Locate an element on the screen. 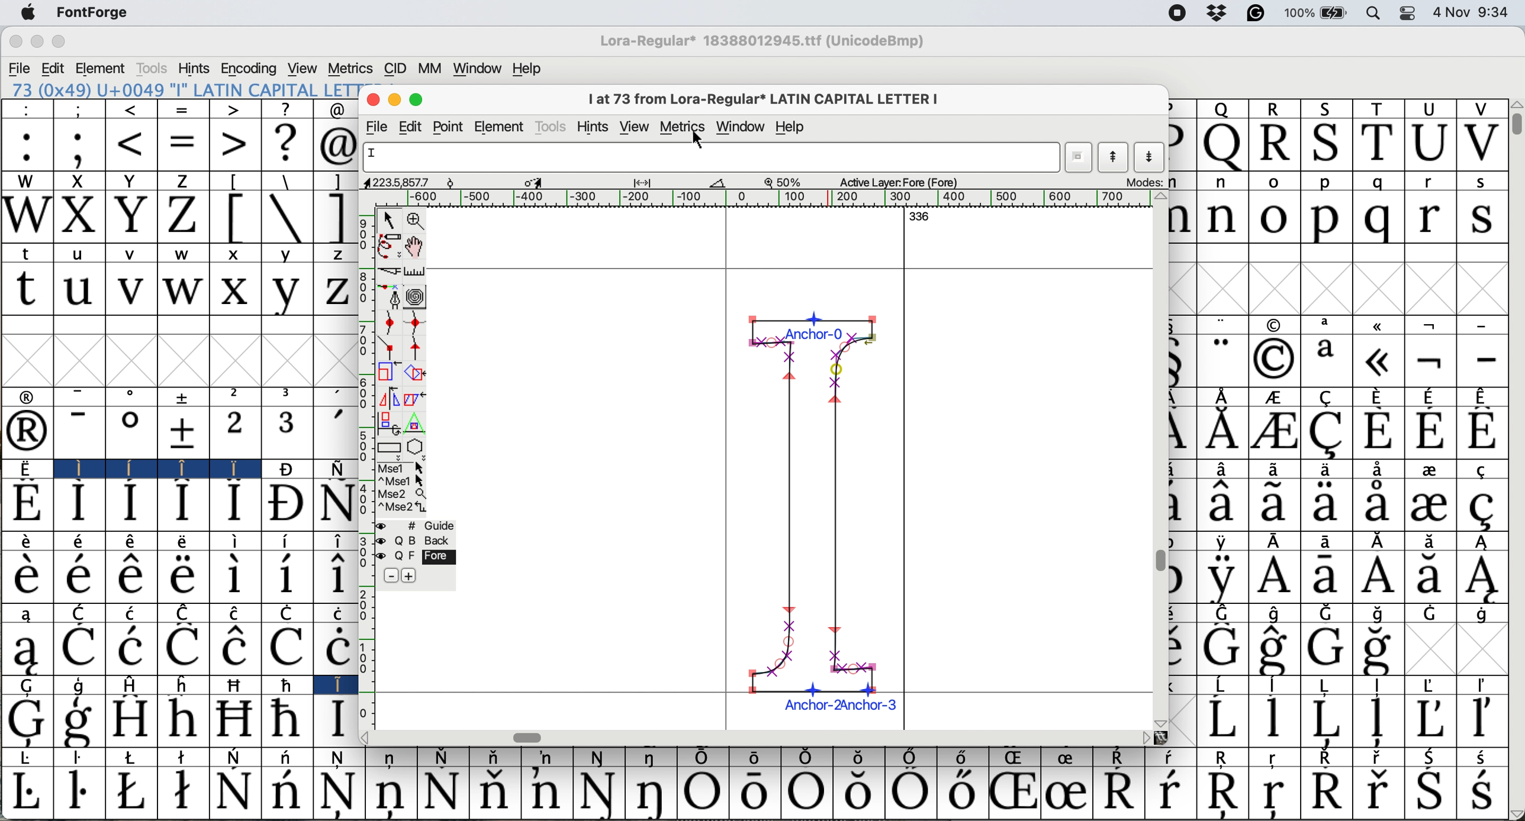 This screenshot has height=821, width=1525. fore is located at coordinates (427, 557).